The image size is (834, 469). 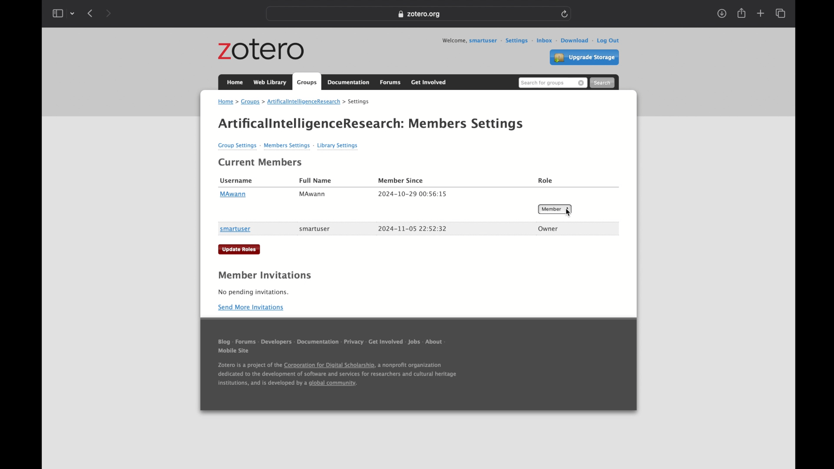 I want to click on welcome, smartuser, so click(x=469, y=41).